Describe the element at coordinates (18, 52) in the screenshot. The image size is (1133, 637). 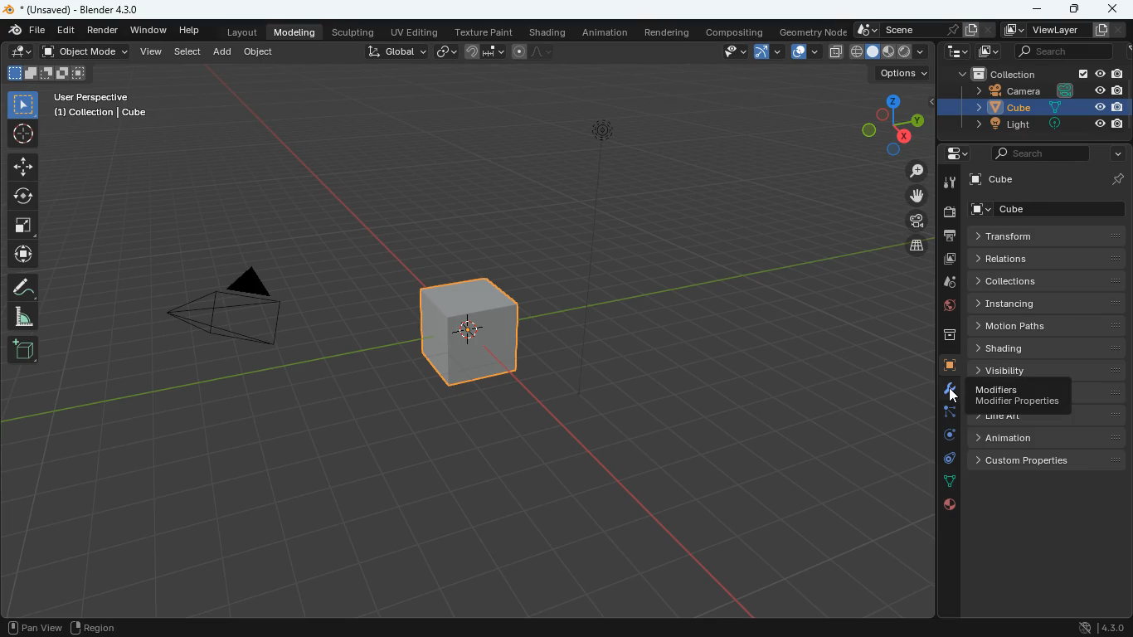
I see `edit` at that location.